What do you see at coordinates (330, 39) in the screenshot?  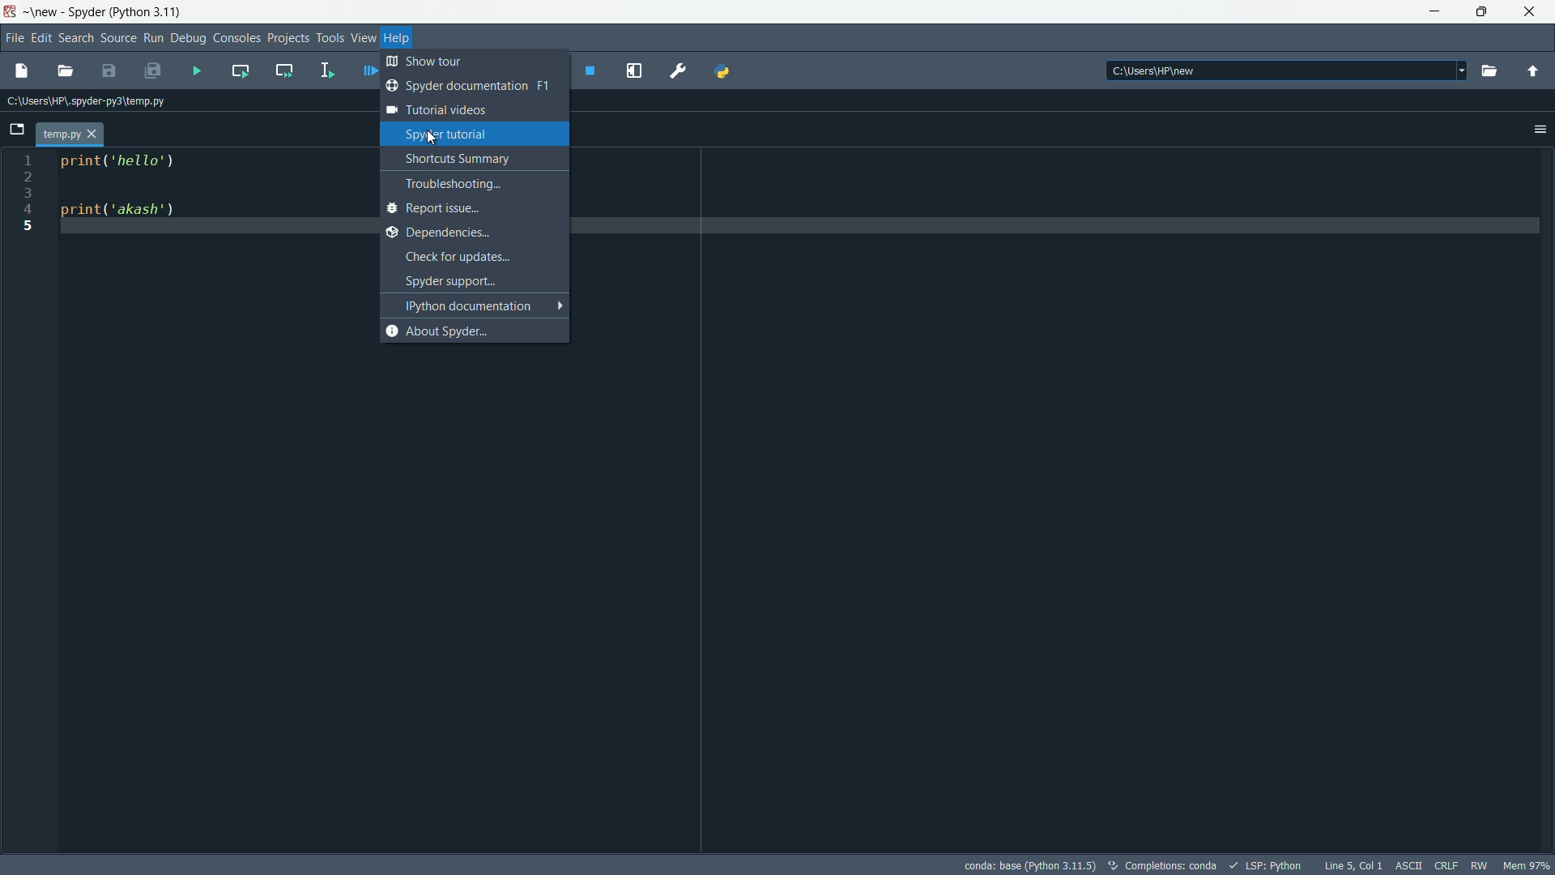 I see `tools menu` at bounding box center [330, 39].